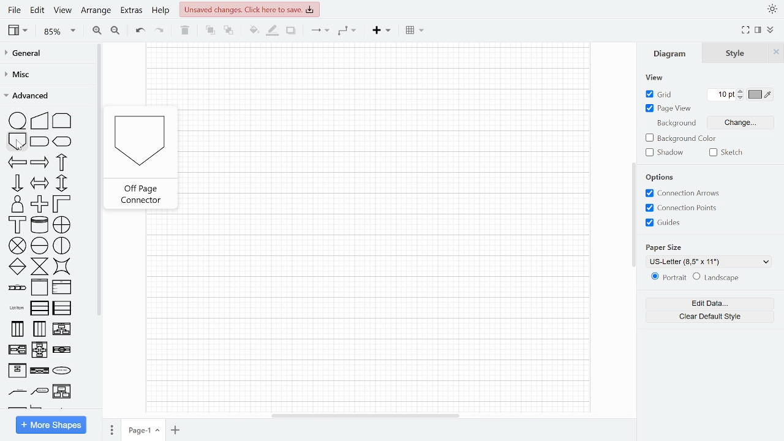 Image resolution: width=784 pixels, height=441 pixels. What do you see at coordinates (17, 141) in the screenshot?
I see `off page connector` at bounding box center [17, 141].